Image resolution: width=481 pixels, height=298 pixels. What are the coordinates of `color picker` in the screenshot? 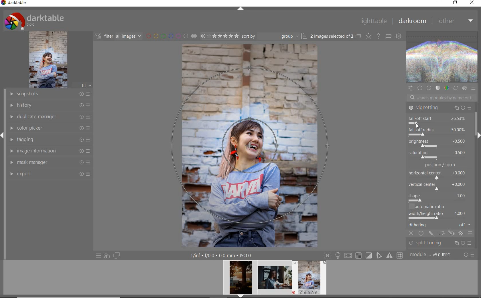 It's located at (49, 128).